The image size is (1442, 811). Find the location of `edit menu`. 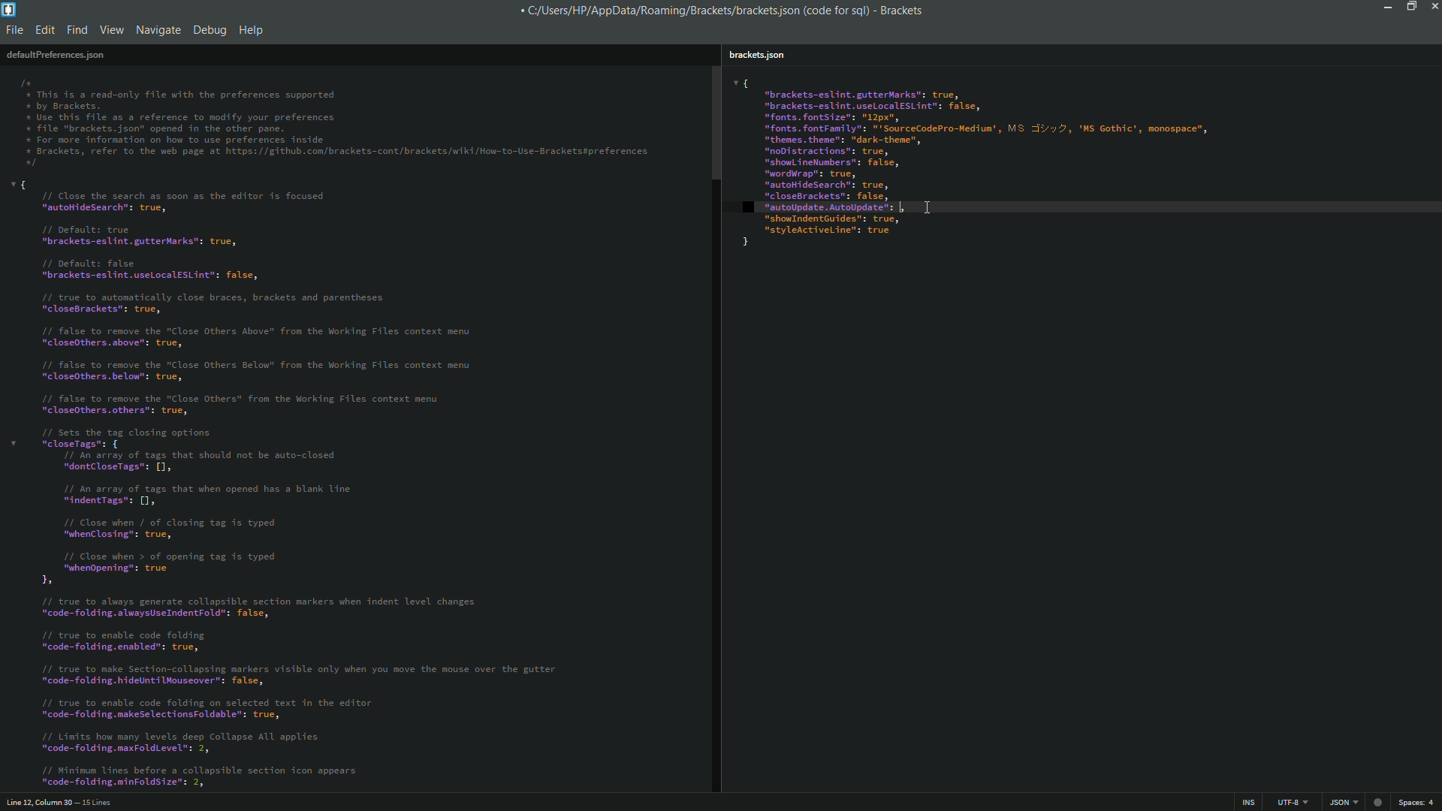

edit menu is located at coordinates (45, 30).